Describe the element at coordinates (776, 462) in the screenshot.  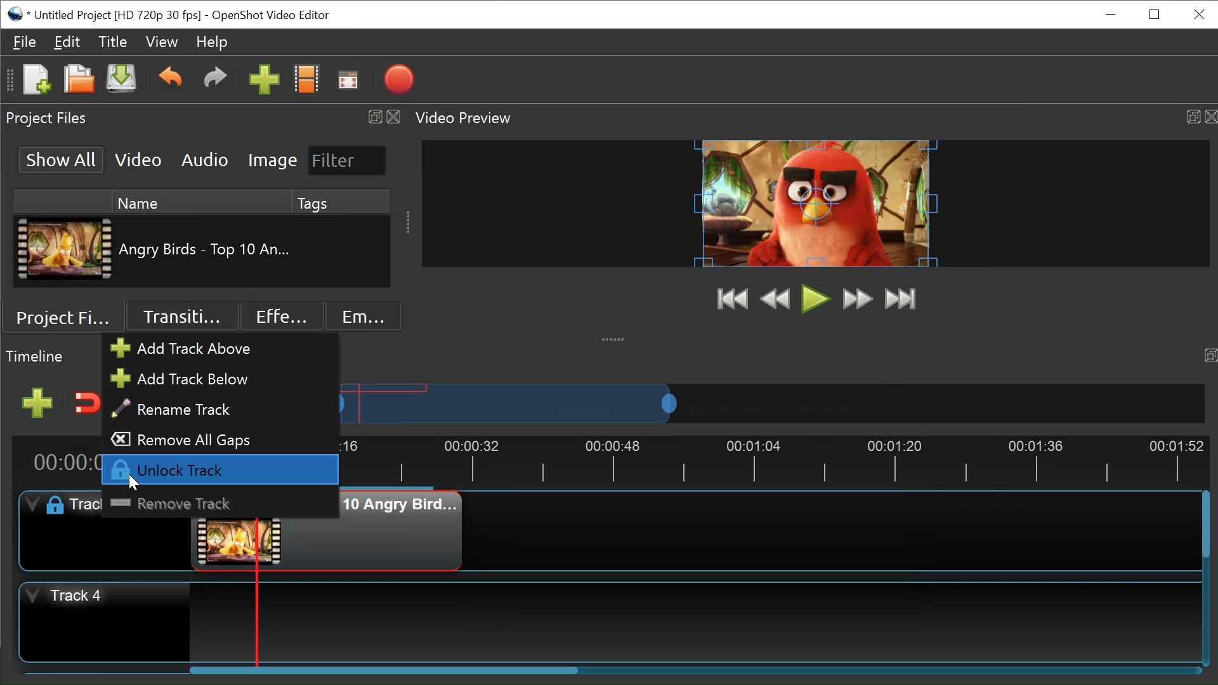
I see `Timeline` at that location.